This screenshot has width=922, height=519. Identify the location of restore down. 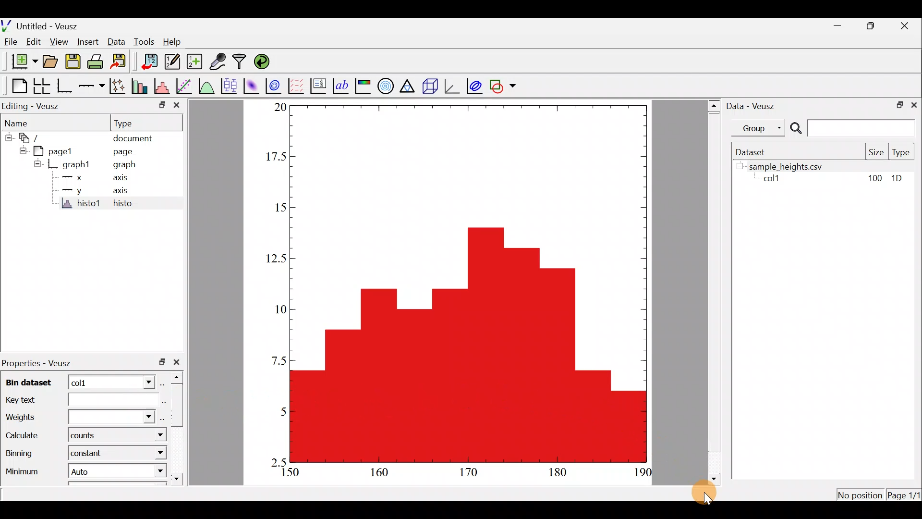
(870, 27).